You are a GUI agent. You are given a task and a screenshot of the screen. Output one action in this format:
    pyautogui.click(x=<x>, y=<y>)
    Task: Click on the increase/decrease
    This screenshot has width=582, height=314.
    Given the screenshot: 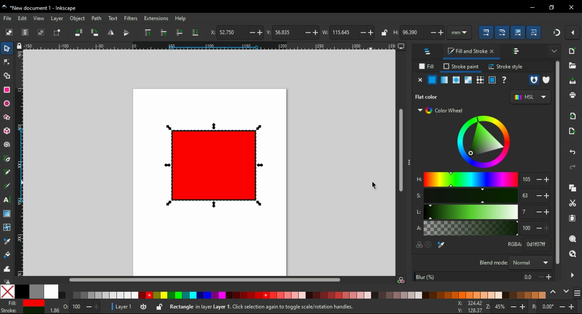 What is the action you would take?
    pyautogui.click(x=255, y=33)
    